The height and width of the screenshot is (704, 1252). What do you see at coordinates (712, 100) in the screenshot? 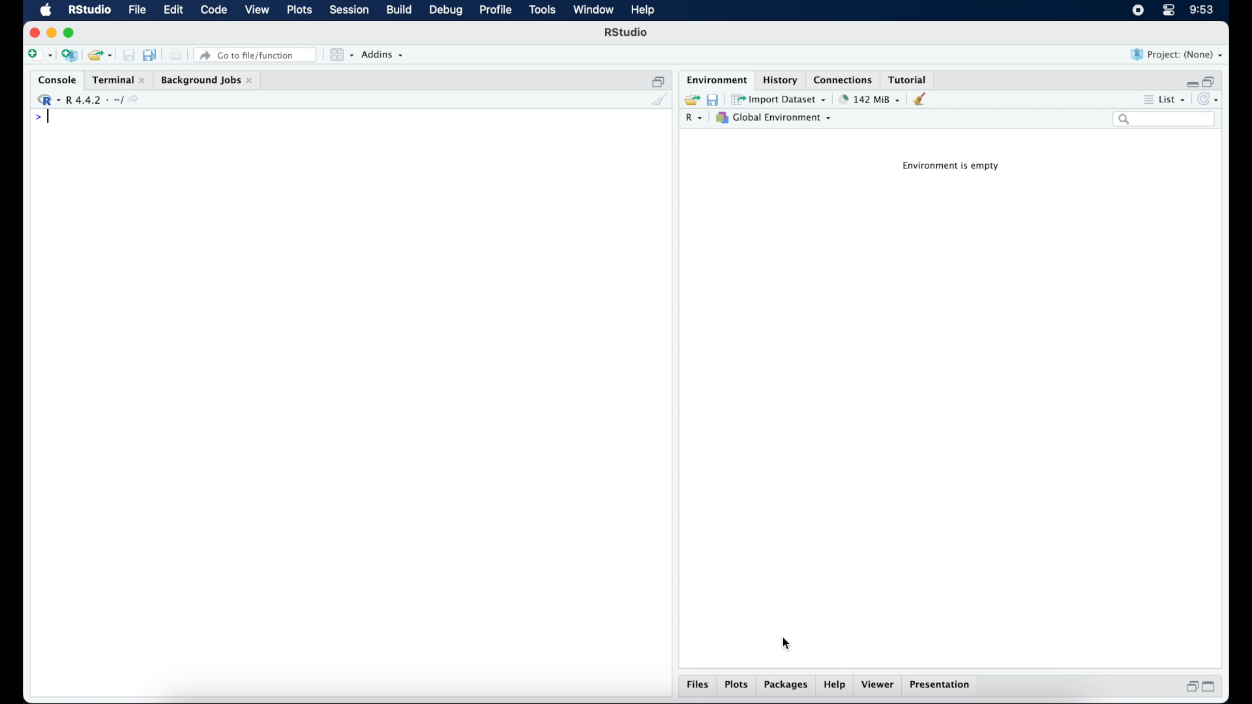
I see `save` at bounding box center [712, 100].